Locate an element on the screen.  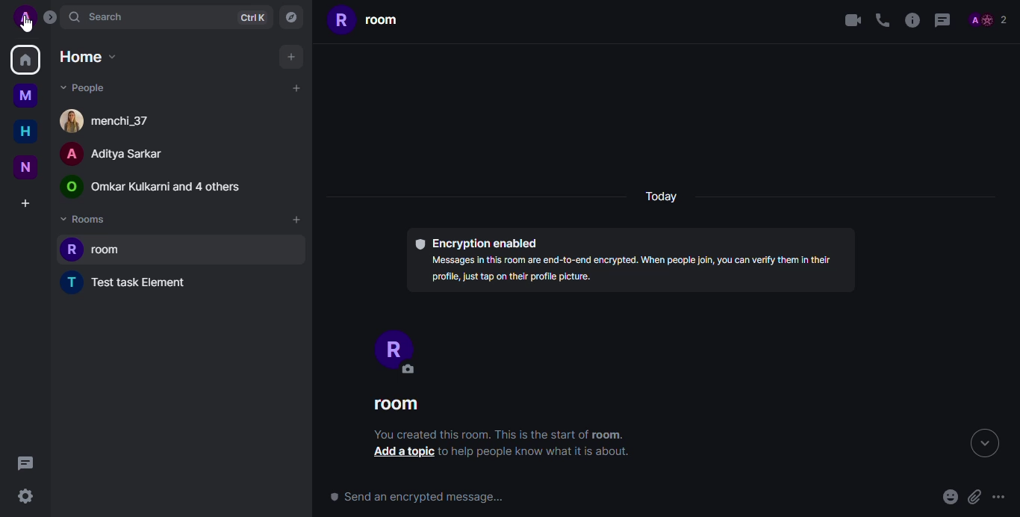
send an encrypted message is located at coordinates (417, 498).